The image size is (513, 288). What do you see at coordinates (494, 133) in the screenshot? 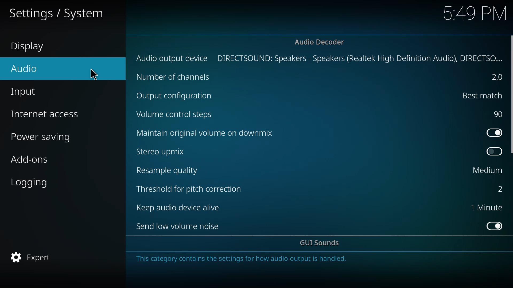
I see `enabled` at bounding box center [494, 133].